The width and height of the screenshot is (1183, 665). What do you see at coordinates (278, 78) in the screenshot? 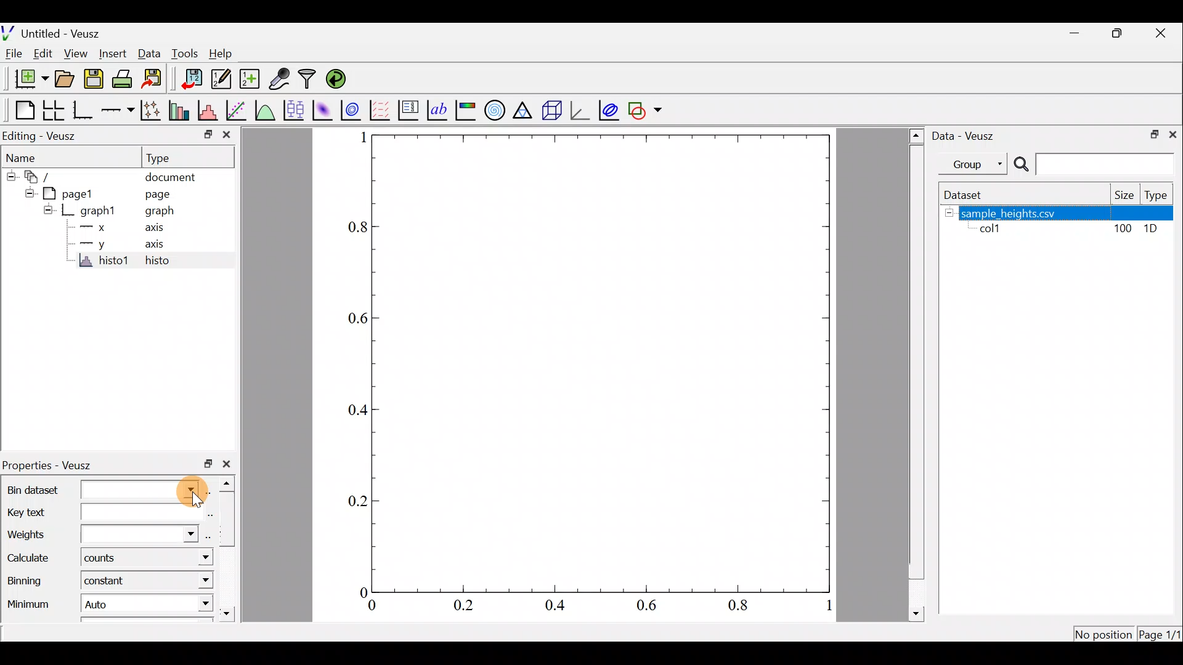
I see `capture remote data` at bounding box center [278, 78].